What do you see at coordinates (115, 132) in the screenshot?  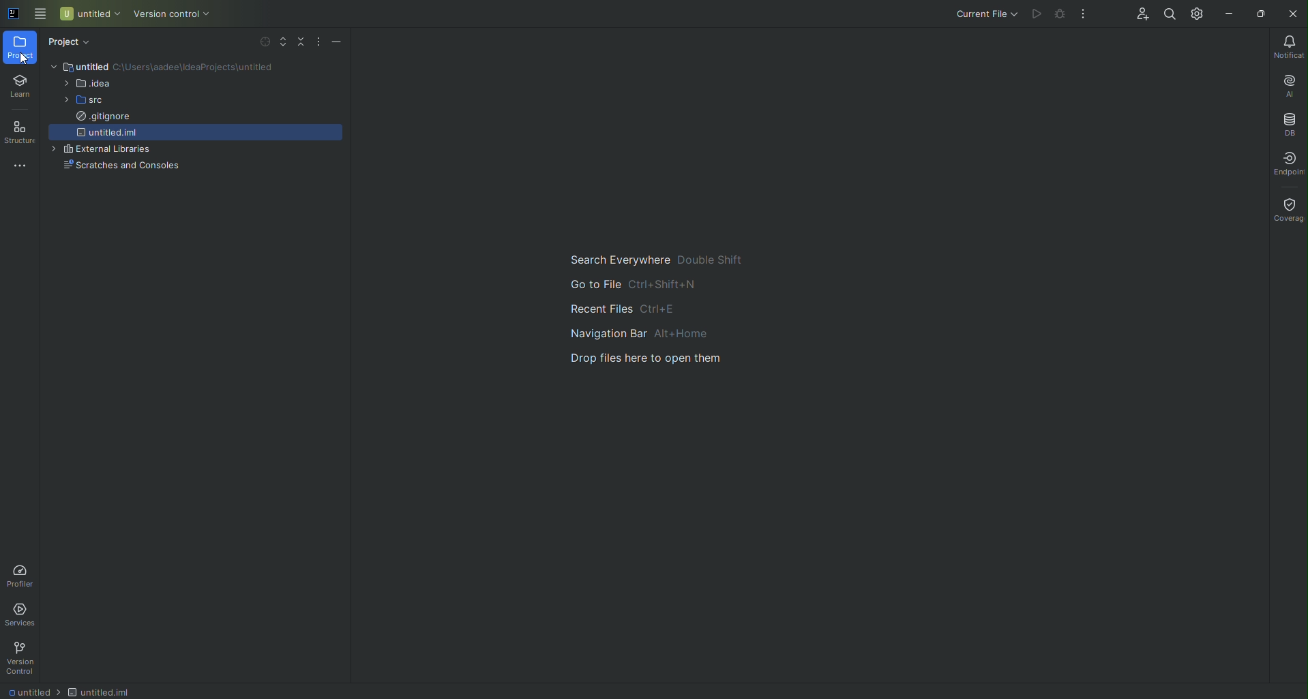 I see `untitled` at bounding box center [115, 132].